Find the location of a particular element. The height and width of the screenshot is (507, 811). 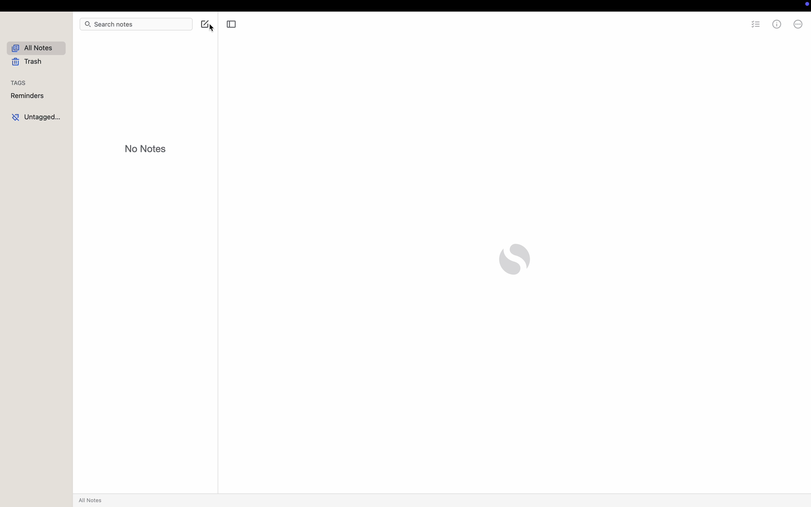

metrics is located at coordinates (777, 25).